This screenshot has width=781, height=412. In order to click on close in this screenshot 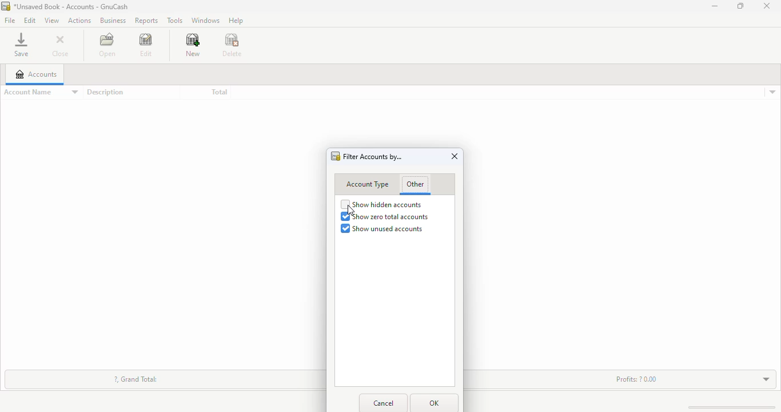, I will do `click(455, 156)`.